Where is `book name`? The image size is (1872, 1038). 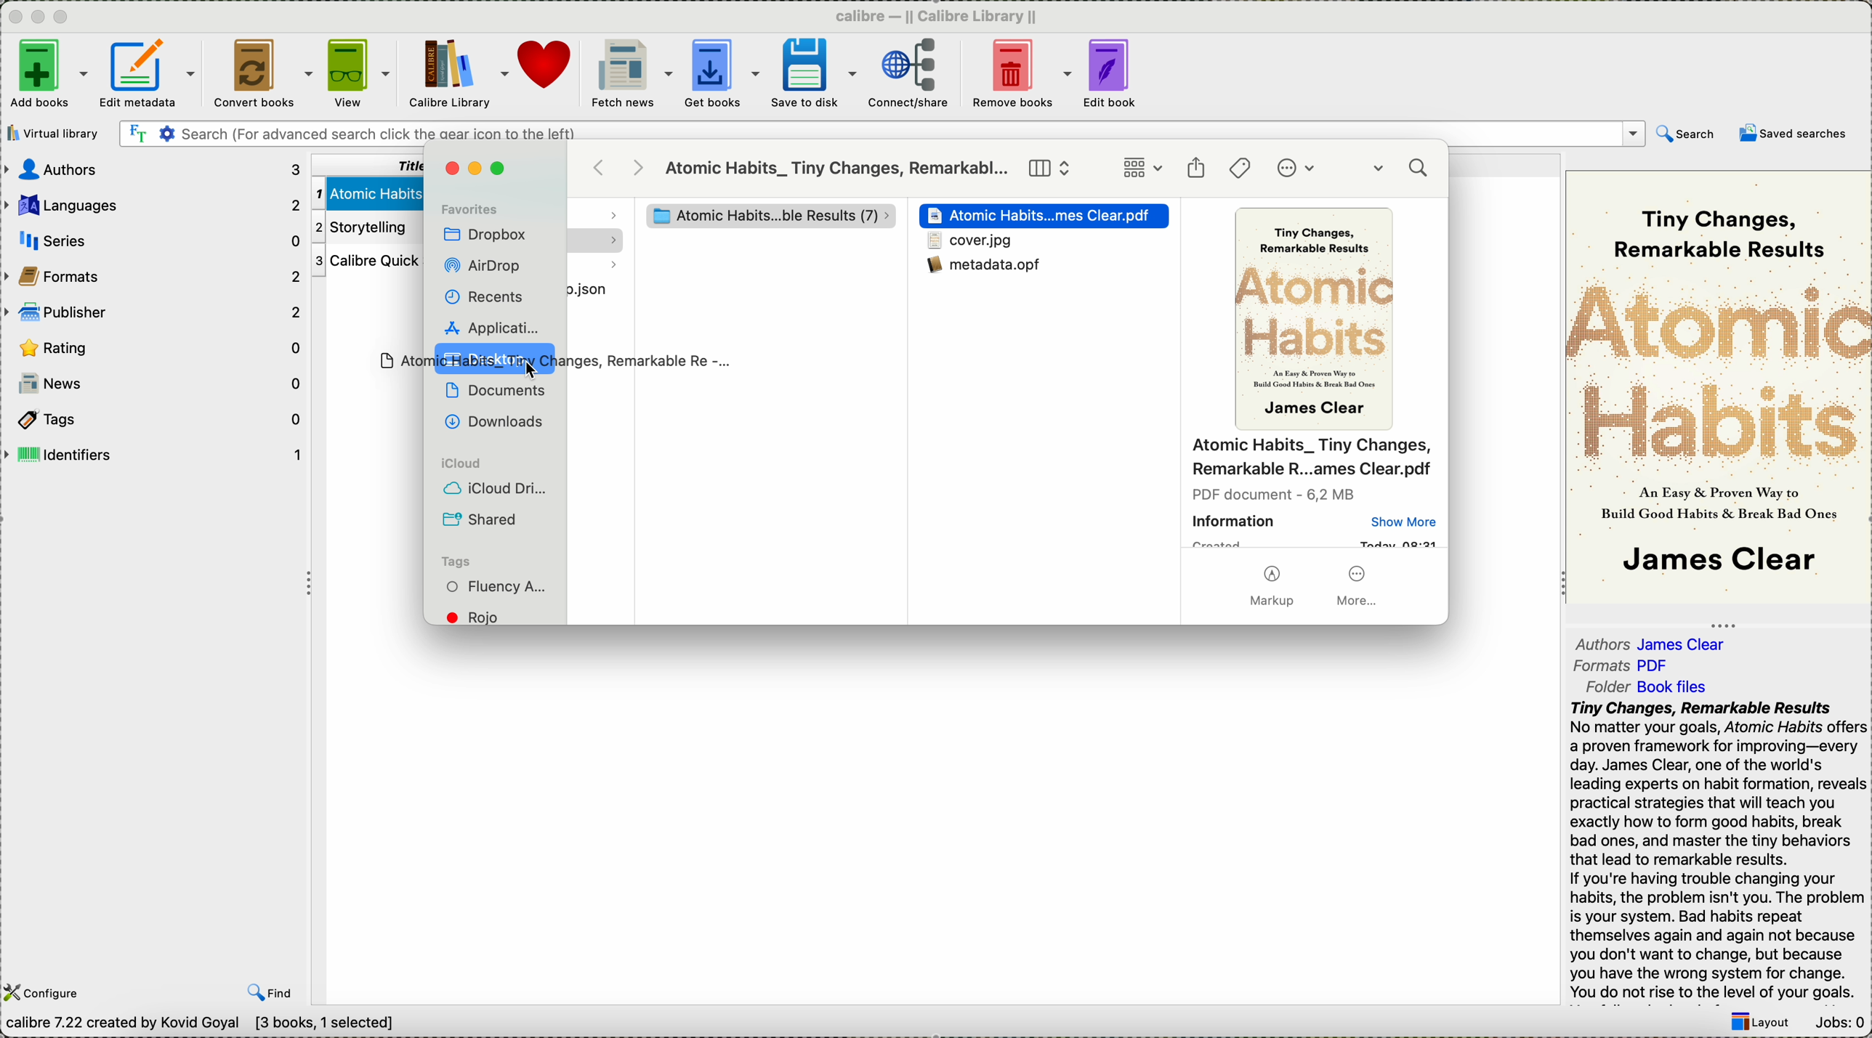
book name is located at coordinates (837, 169).